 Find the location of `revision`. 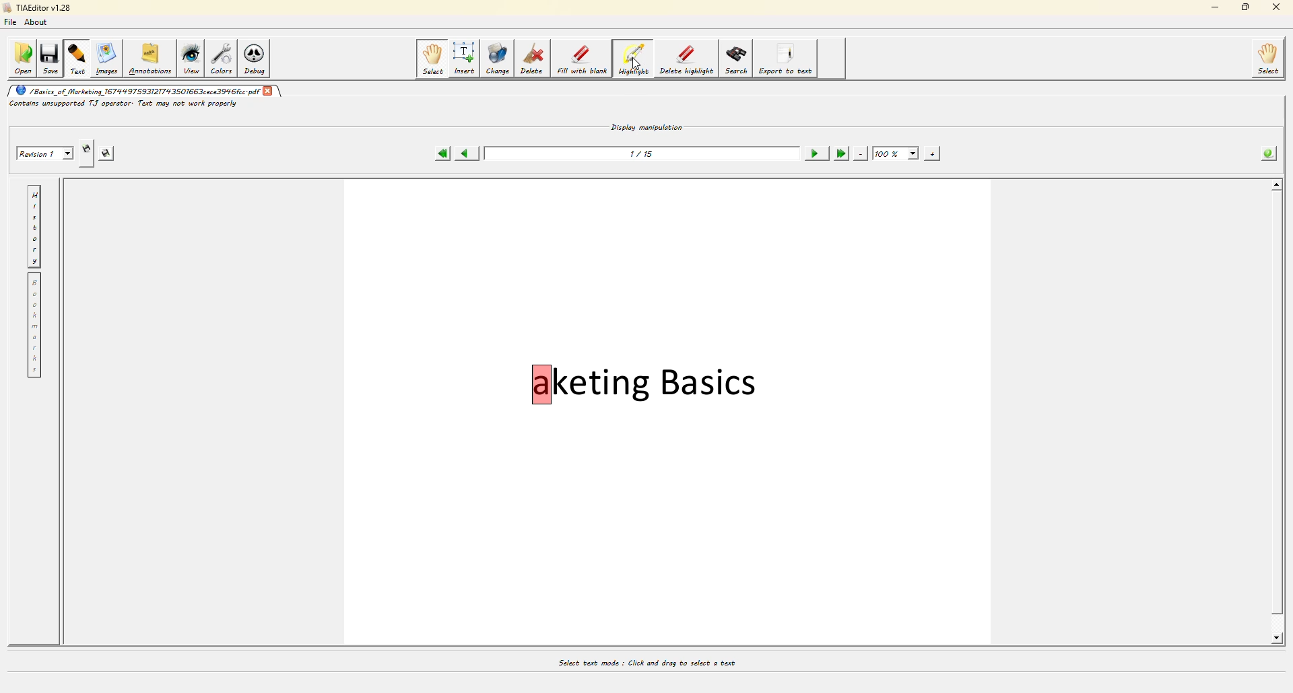

revision is located at coordinates (42, 152).